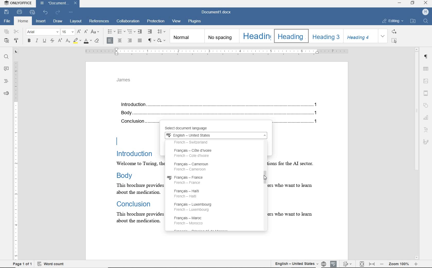 This screenshot has height=268, width=432. Describe the element at coordinates (6, 40) in the screenshot. I see `paste` at that location.